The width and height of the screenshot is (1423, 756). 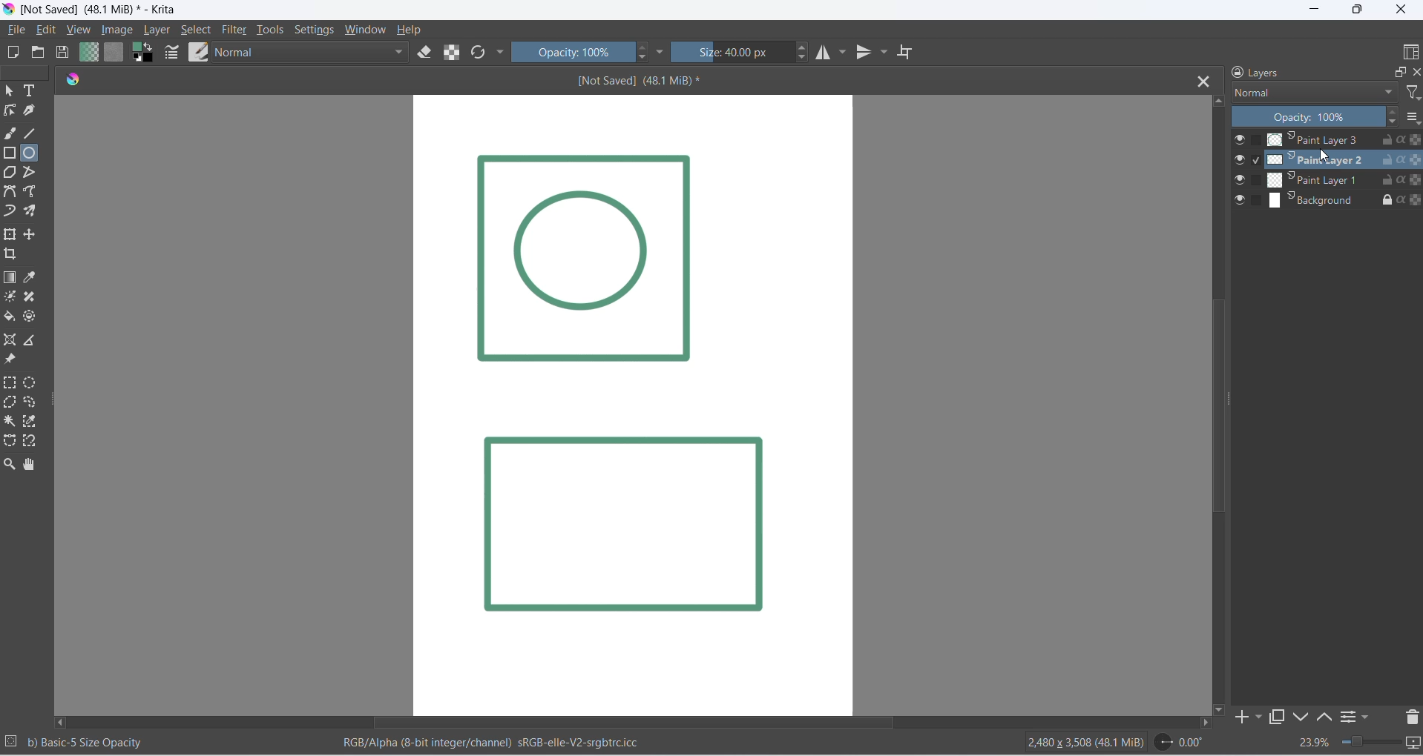 I want to click on [Not Saved] (48.1 MiB)*, so click(x=659, y=82).